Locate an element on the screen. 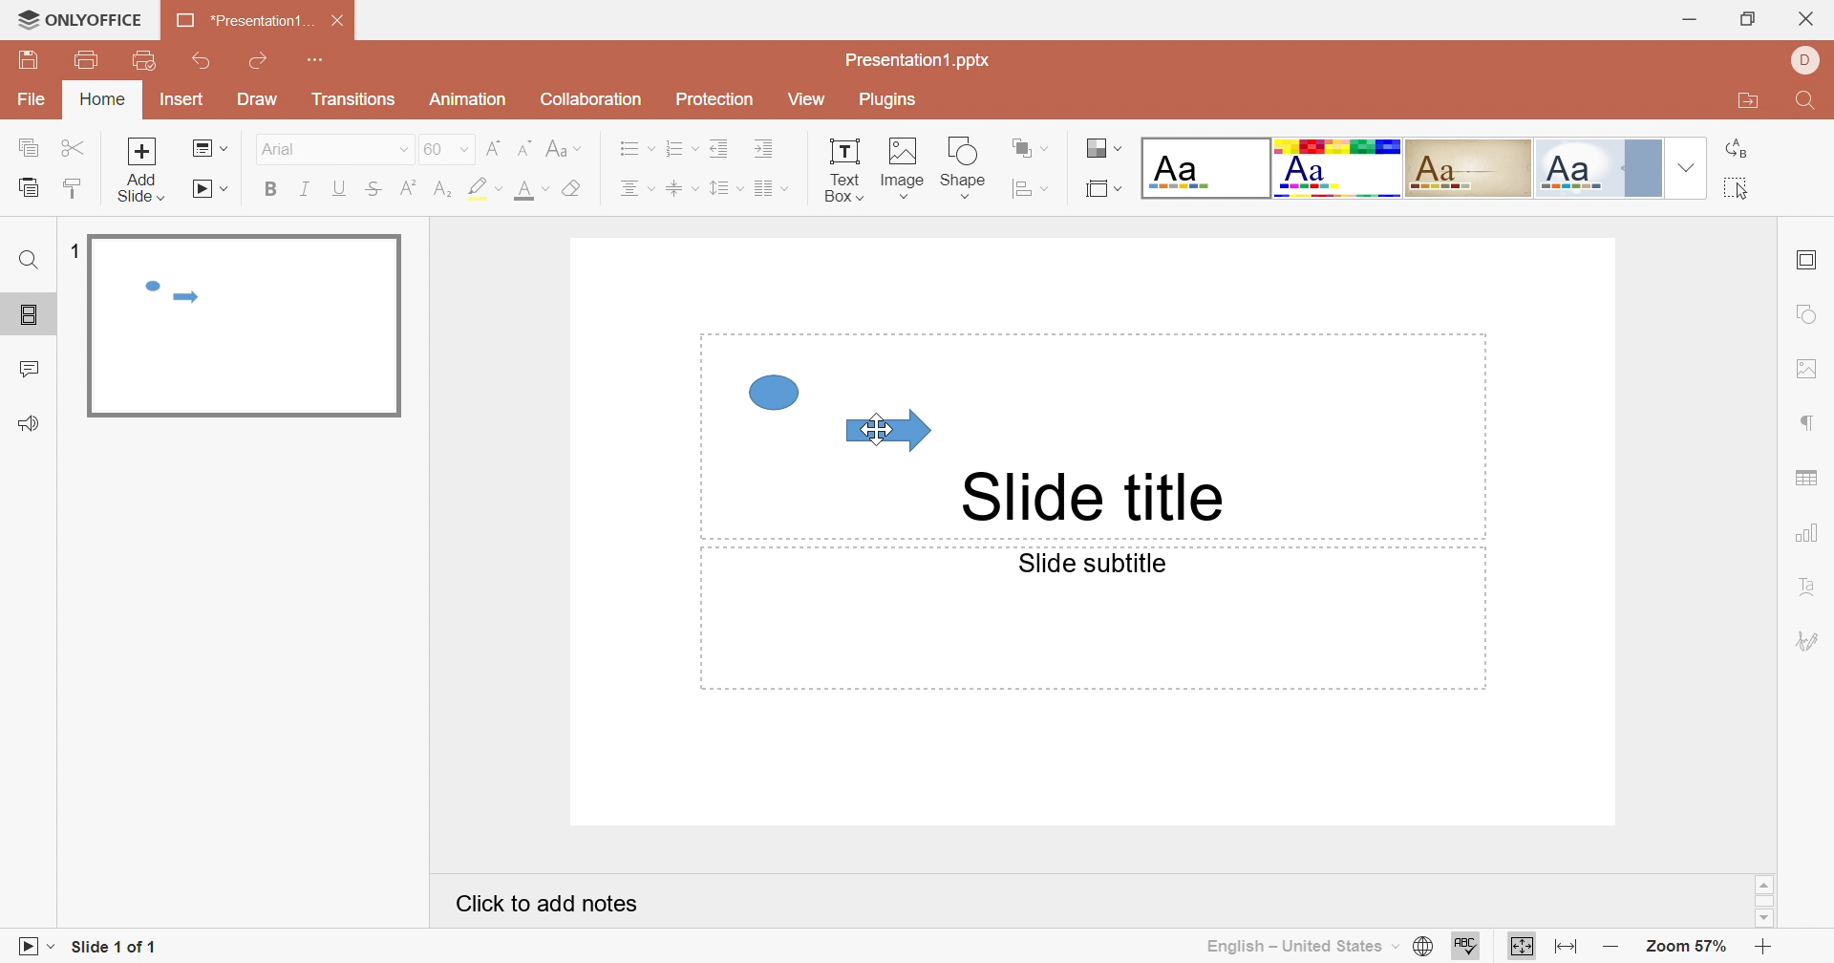 This screenshot has width=1834, height=963. Redo is located at coordinates (261, 65).